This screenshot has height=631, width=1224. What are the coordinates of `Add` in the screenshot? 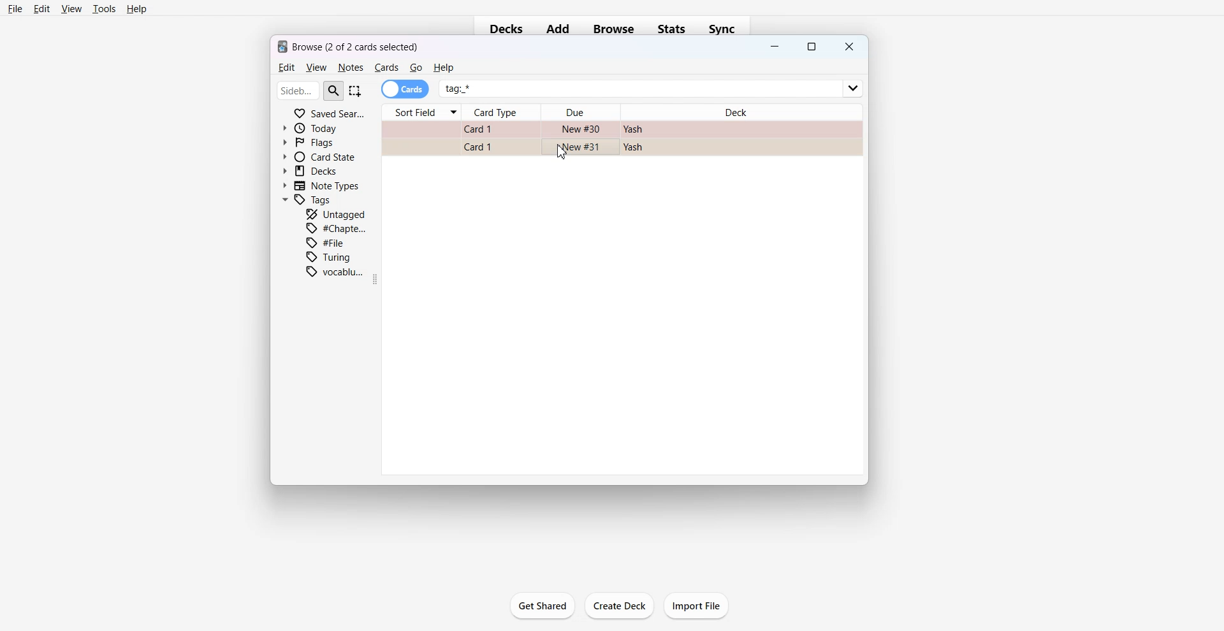 It's located at (558, 29).